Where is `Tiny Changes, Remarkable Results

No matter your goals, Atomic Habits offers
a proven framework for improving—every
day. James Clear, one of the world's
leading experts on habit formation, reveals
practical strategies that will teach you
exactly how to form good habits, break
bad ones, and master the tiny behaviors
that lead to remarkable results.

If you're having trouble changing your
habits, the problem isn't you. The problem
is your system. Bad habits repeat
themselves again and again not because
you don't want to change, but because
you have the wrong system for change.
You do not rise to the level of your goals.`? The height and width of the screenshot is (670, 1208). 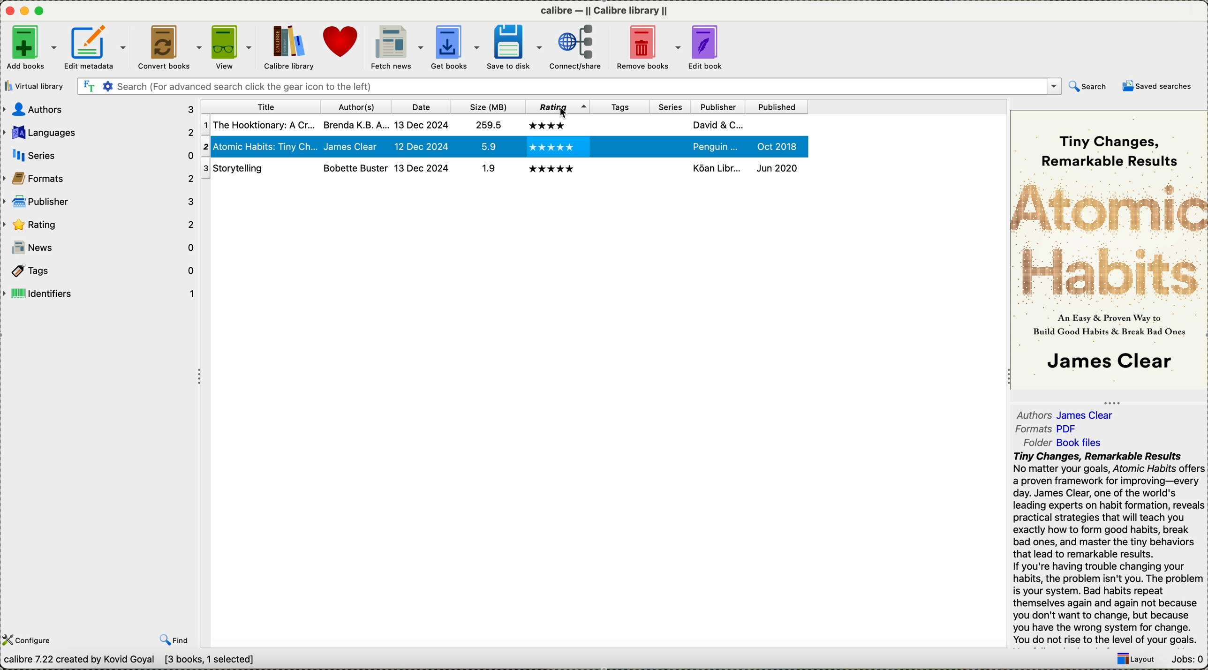
Tiny Changes, Remarkable Results

No matter your goals, Atomic Habits offers
a proven framework for improving—every
day. James Clear, one of the world's
leading experts on habit formation, reveals
practical strategies that will teach you
exactly how to form good habits, break
bad ones, and master the tiny behaviors
that lead to remarkable results.

If you're having trouble changing your
habits, the problem isn't you. The problem
is your system. Bad habits repeat
themselves again and again not because
you don't want to change, but because
you have the wrong system for change.
You do not rise to the level of your goals. is located at coordinates (1107, 549).